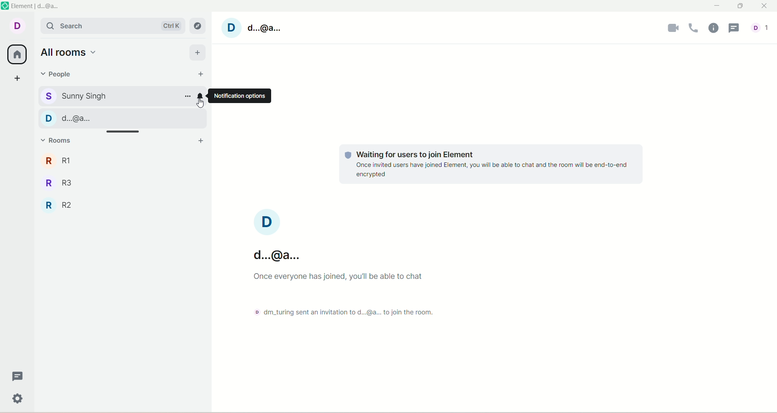  I want to click on pointer cursor, so click(199, 104).